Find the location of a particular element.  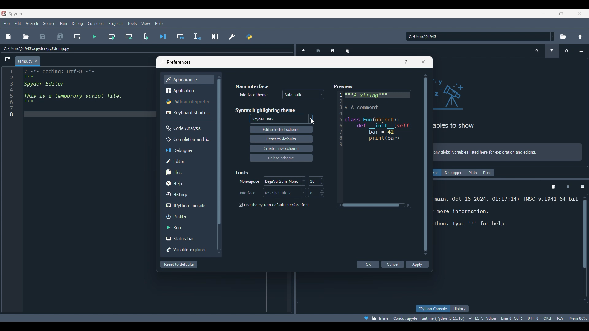

info is located at coordinates (508, 153).